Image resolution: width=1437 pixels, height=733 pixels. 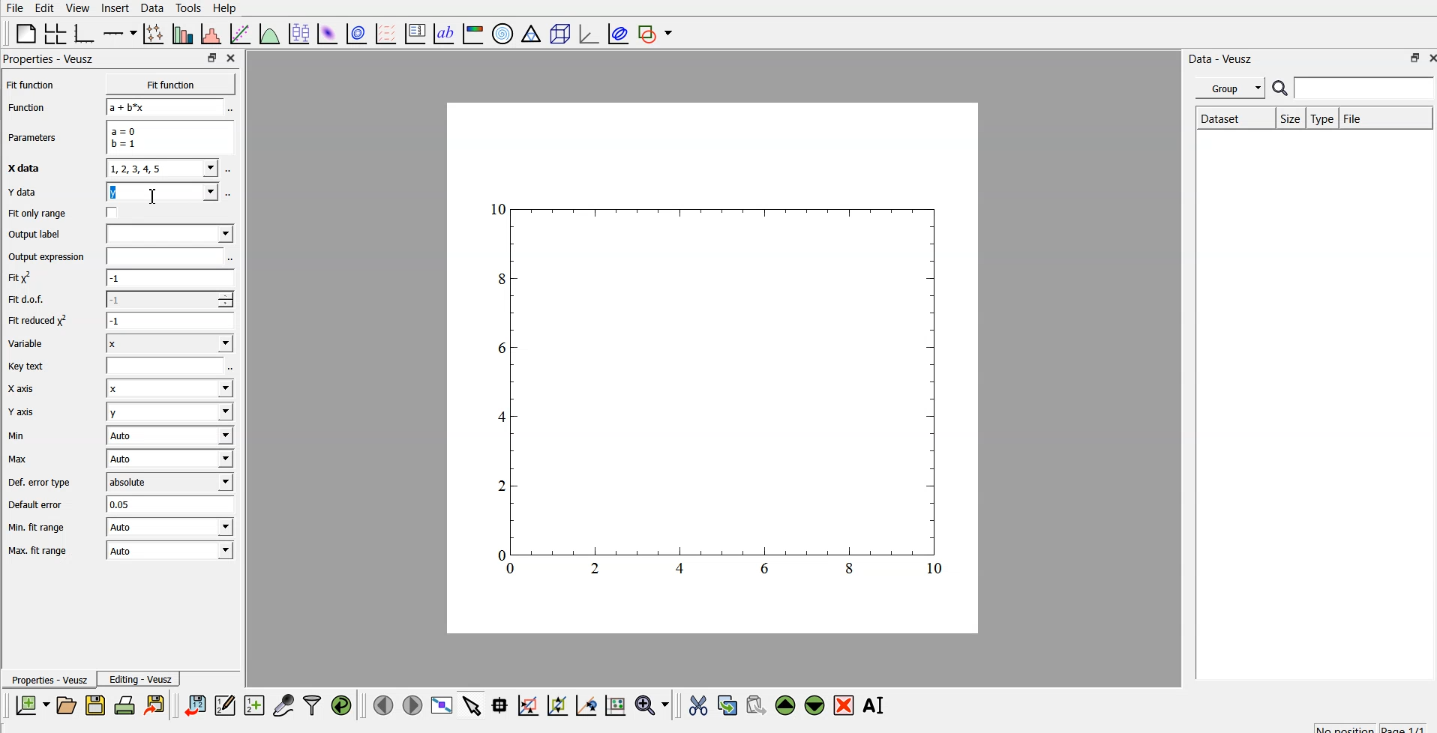 What do you see at coordinates (172, 435) in the screenshot?
I see `| Auto` at bounding box center [172, 435].